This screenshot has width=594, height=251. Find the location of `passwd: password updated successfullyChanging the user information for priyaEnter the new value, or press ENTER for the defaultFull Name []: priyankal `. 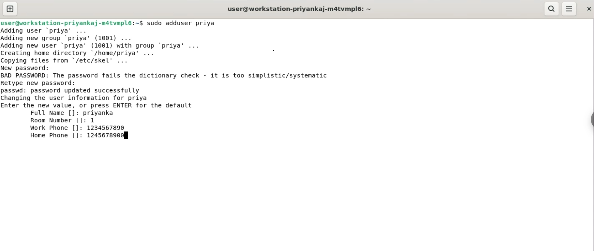

passwd: password updated successfullyChanging the user information for priyaEnter the new value, or press ENTER for the defaultFull Name []: priyankal  is located at coordinates (98, 102).